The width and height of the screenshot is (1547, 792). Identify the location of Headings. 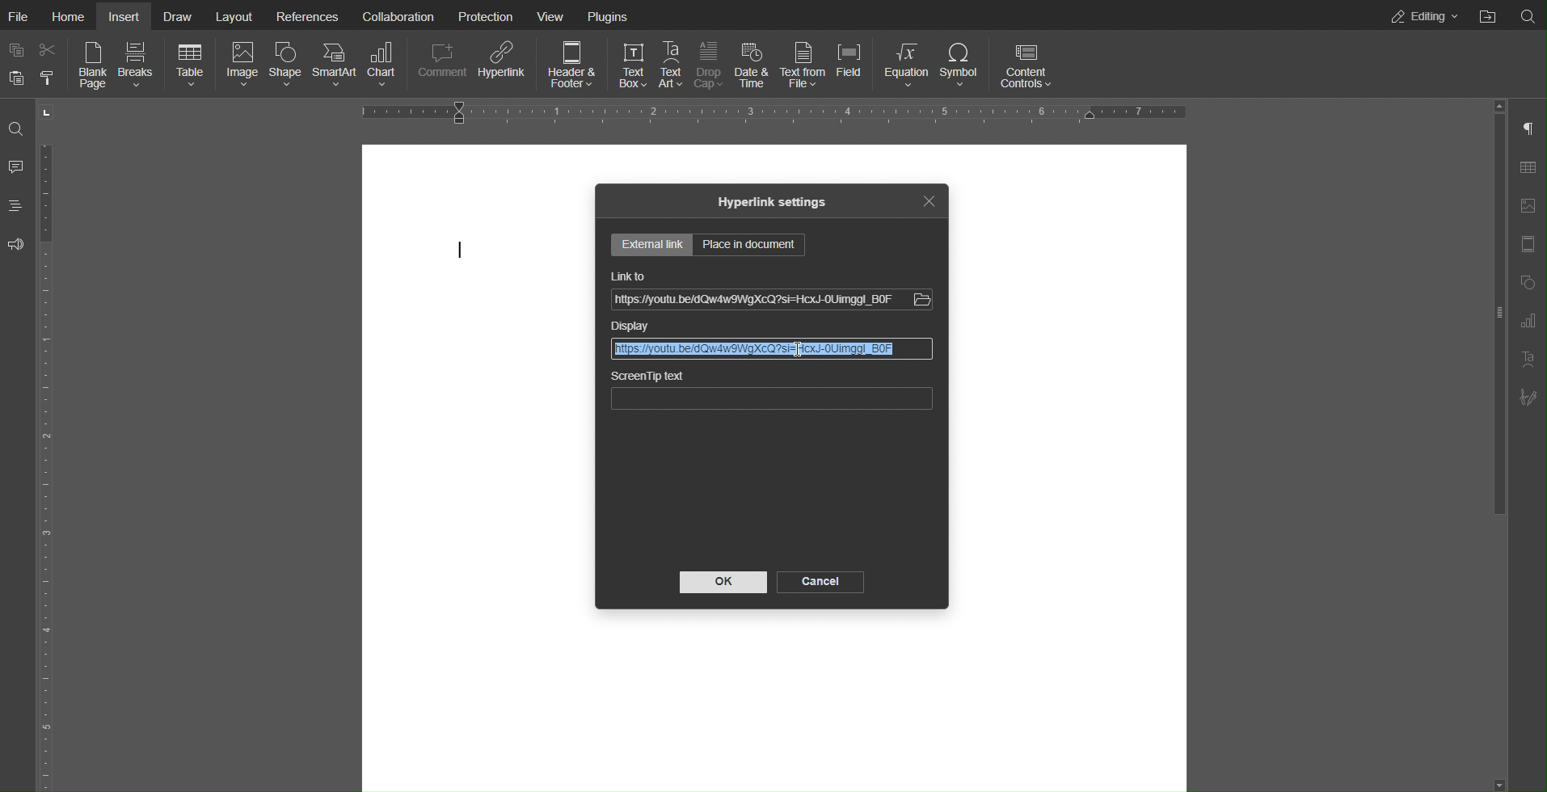
(15, 206).